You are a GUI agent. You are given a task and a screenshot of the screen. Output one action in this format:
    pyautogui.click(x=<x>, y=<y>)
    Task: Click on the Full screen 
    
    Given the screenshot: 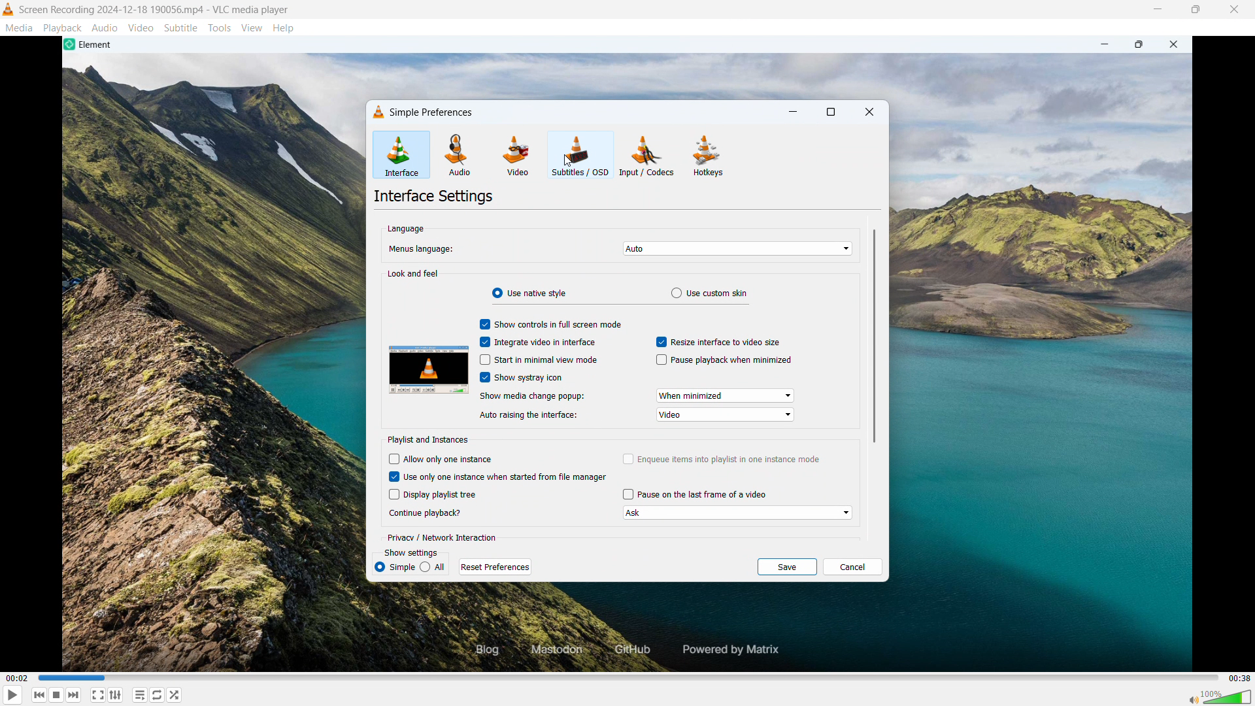 What is the action you would take?
    pyautogui.click(x=98, y=694)
    